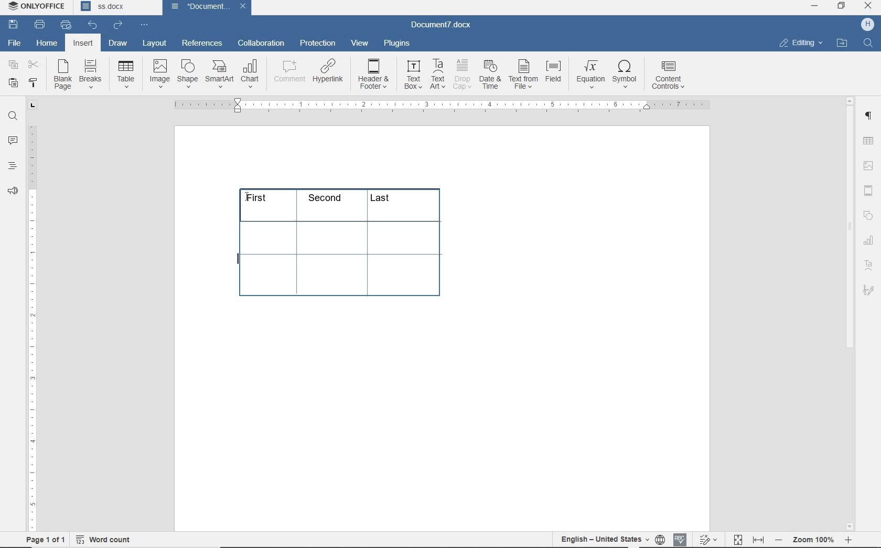 This screenshot has height=548, width=881. Describe the element at coordinates (40, 24) in the screenshot. I see `print` at that location.